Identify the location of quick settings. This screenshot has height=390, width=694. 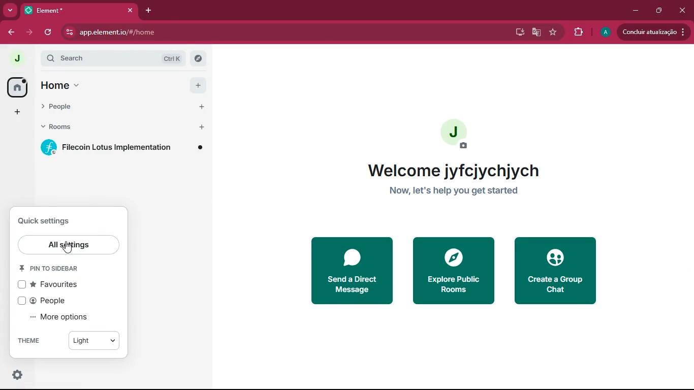
(16, 376).